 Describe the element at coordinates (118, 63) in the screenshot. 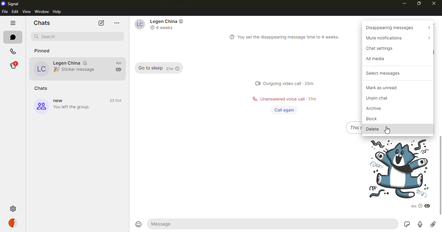

I see `time` at that location.